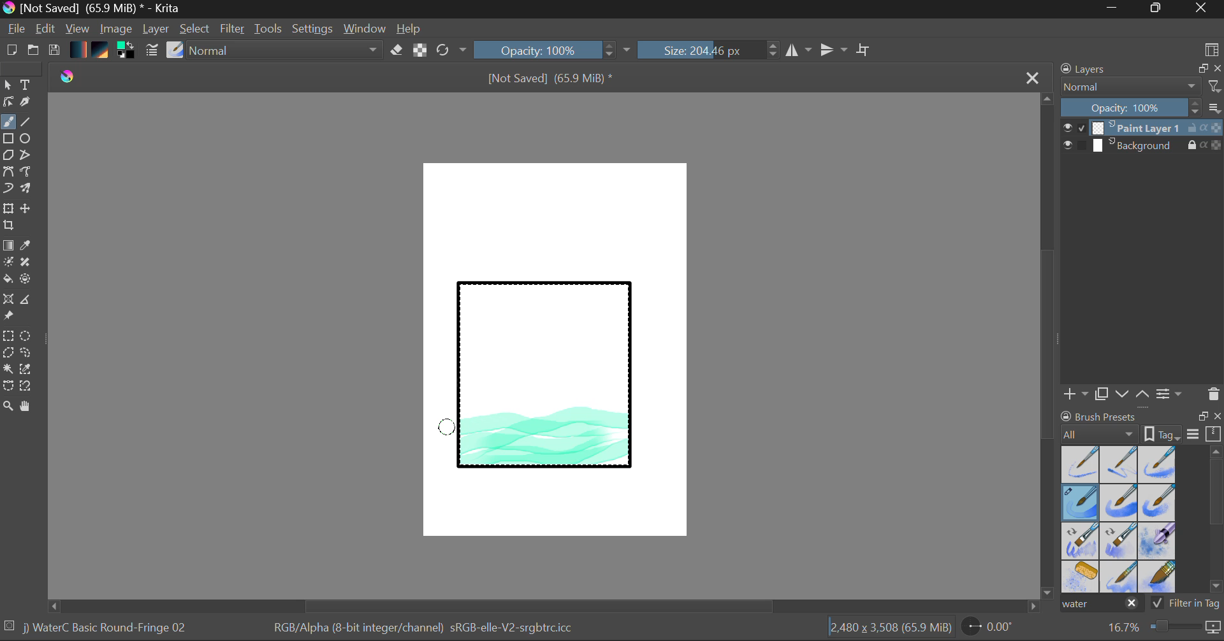 The image size is (1224, 641). Describe the element at coordinates (551, 80) in the screenshot. I see `File Name & Size` at that location.